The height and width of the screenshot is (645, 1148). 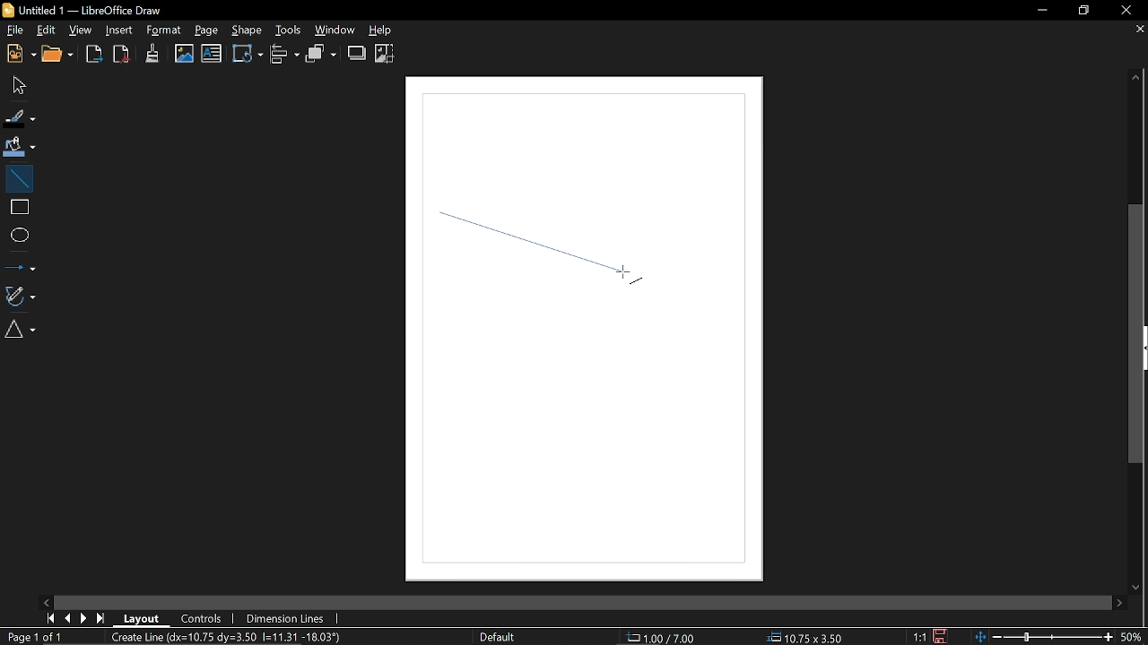 I want to click on Page, so click(x=208, y=32).